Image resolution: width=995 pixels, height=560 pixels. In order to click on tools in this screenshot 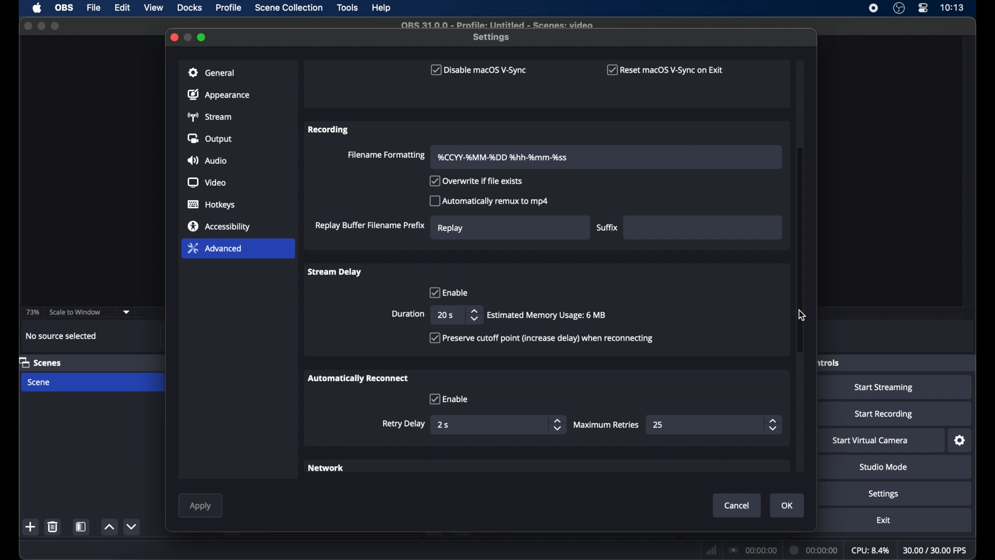, I will do `click(348, 8)`.